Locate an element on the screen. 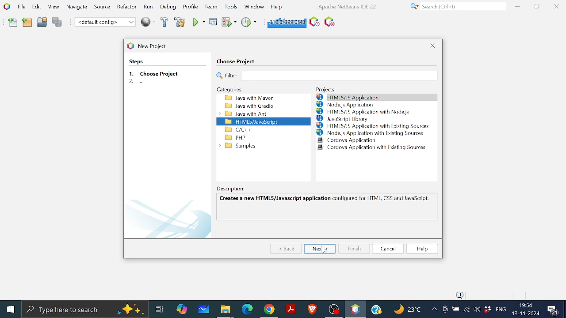 The image size is (566, 318). Java with ant is located at coordinates (260, 114).